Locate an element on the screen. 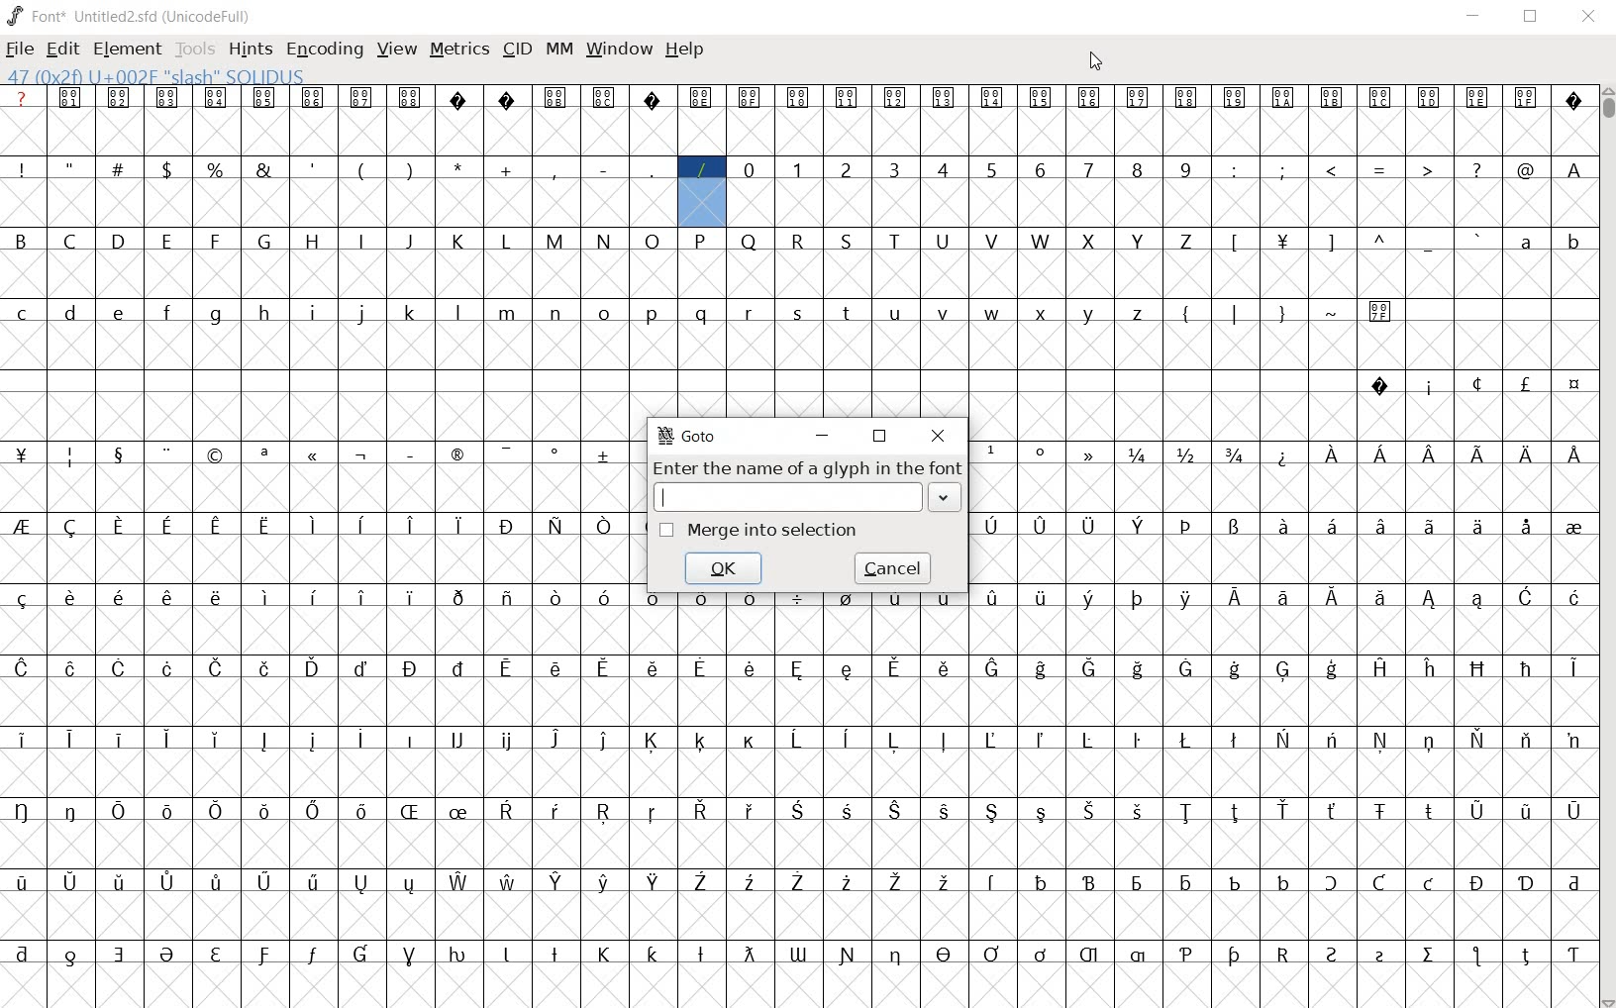  glyph is located at coordinates (1380, 812).